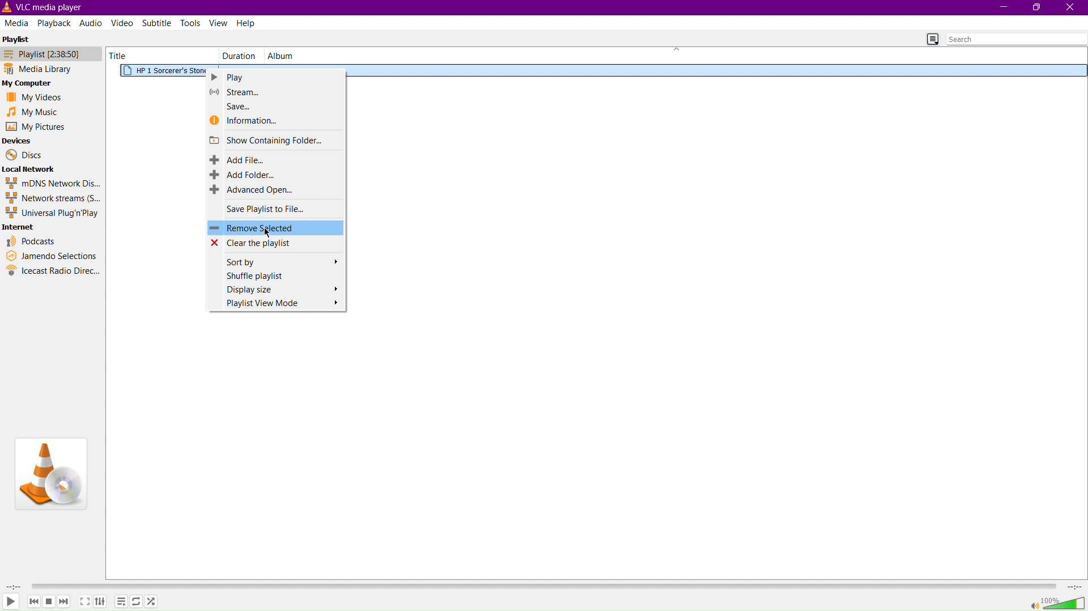 The width and height of the screenshot is (1088, 611). Describe the element at coordinates (20, 227) in the screenshot. I see `Internet ` at that location.